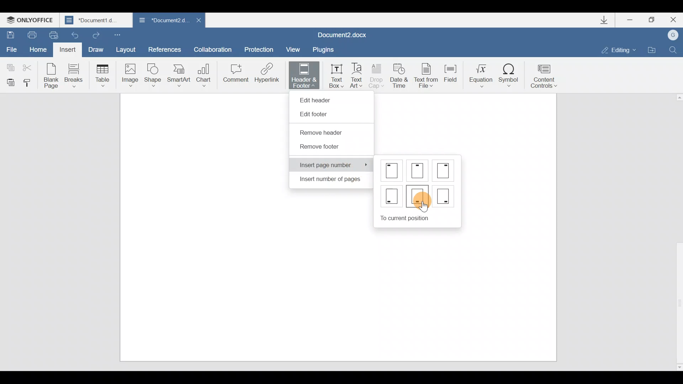 This screenshot has width=683, height=384. Describe the element at coordinates (328, 181) in the screenshot. I see `Insert number of pages` at that location.